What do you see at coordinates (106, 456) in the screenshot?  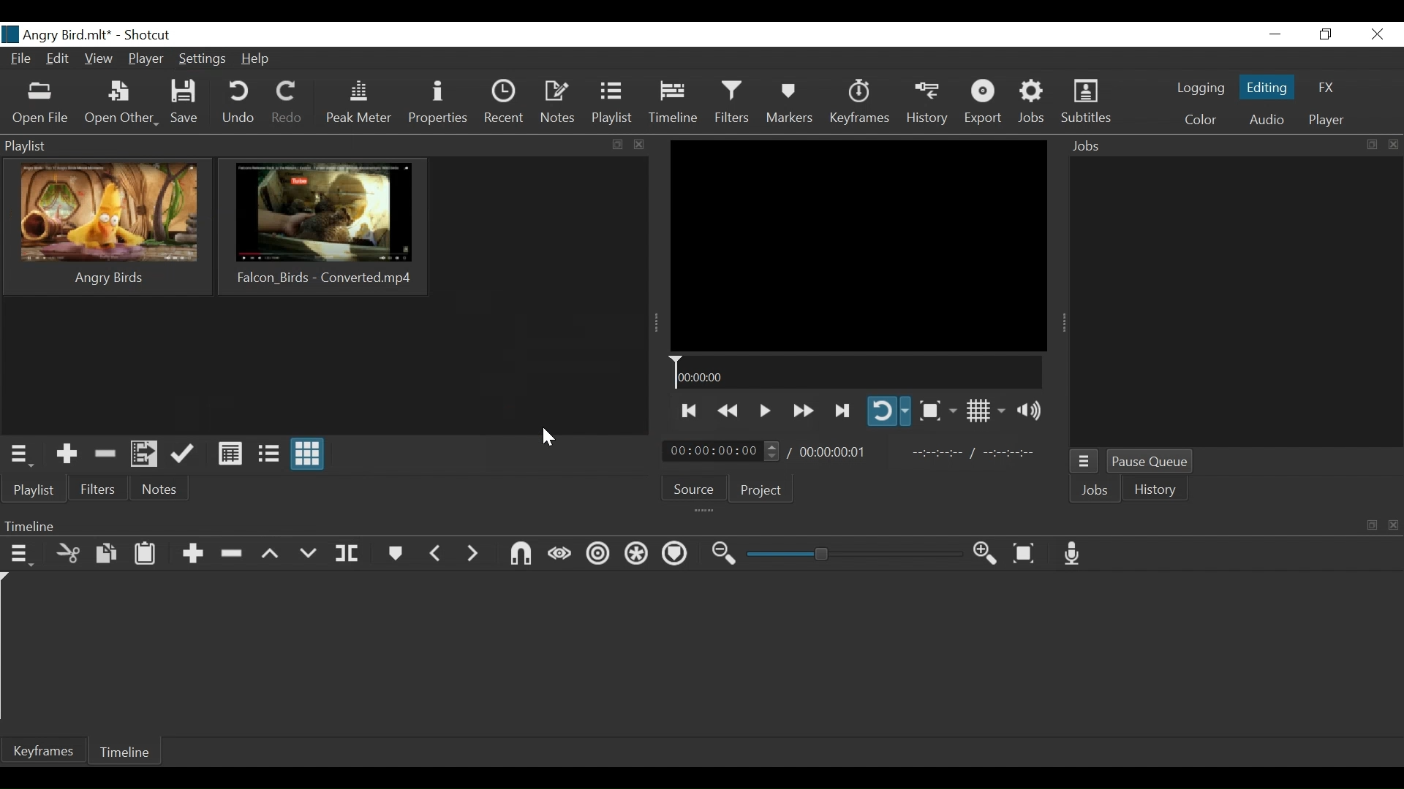 I see `Remove cut` at bounding box center [106, 456].